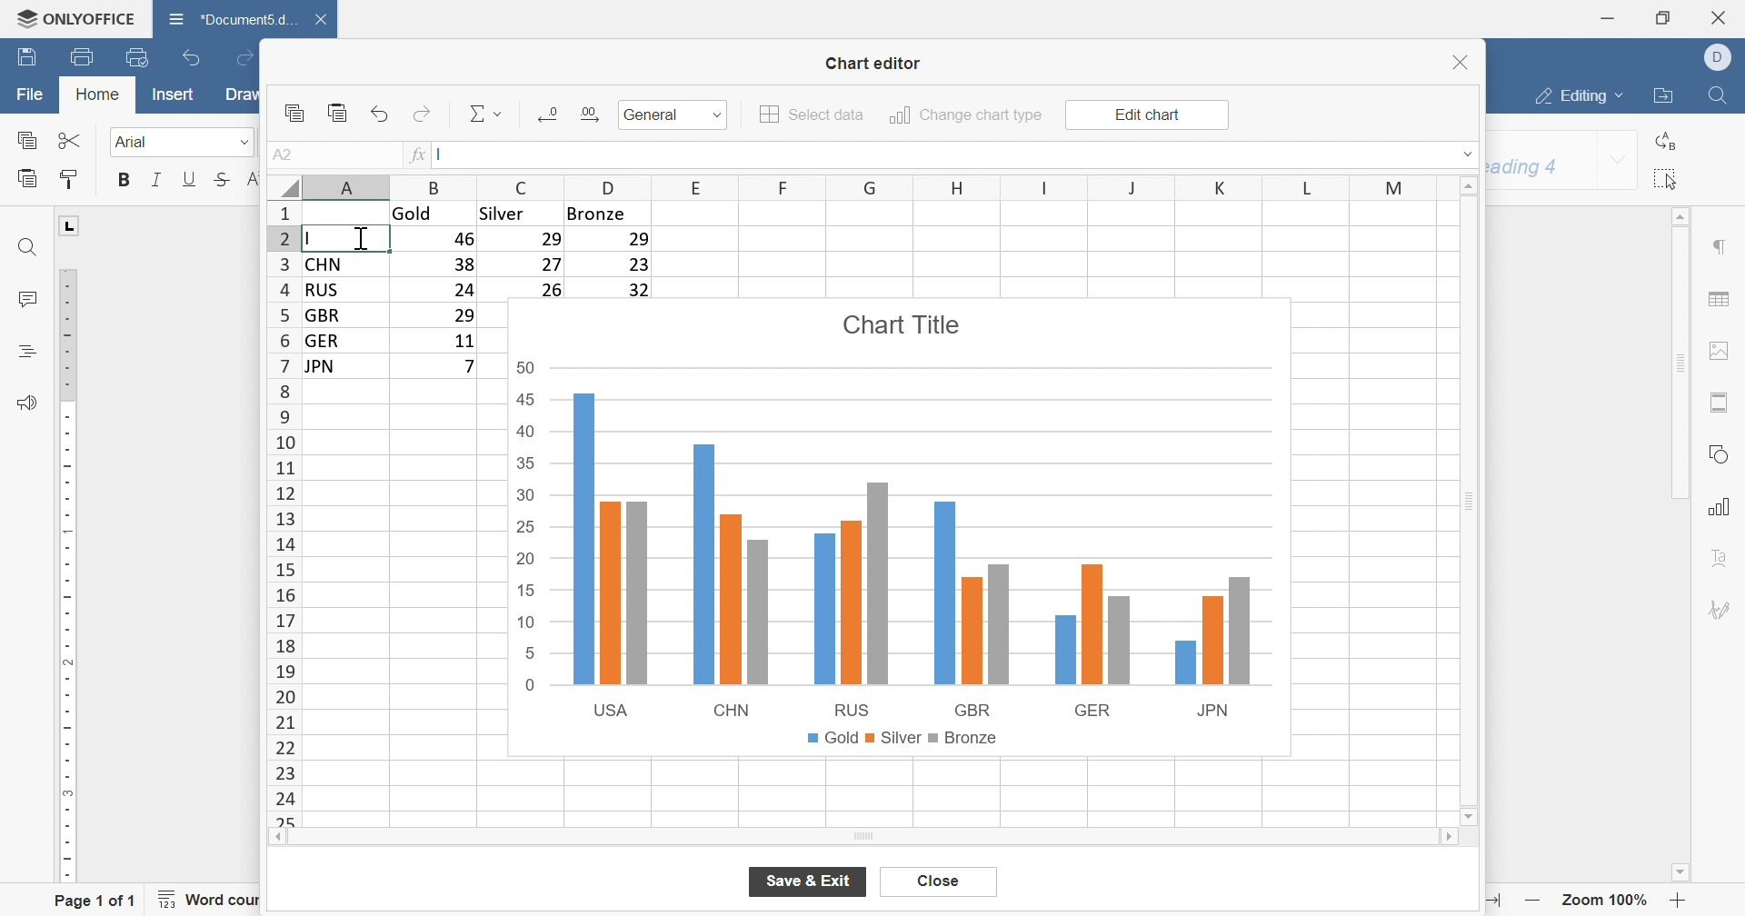 This screenshot has height=916, width=1745. I want to click on row number, so click(283, 513).